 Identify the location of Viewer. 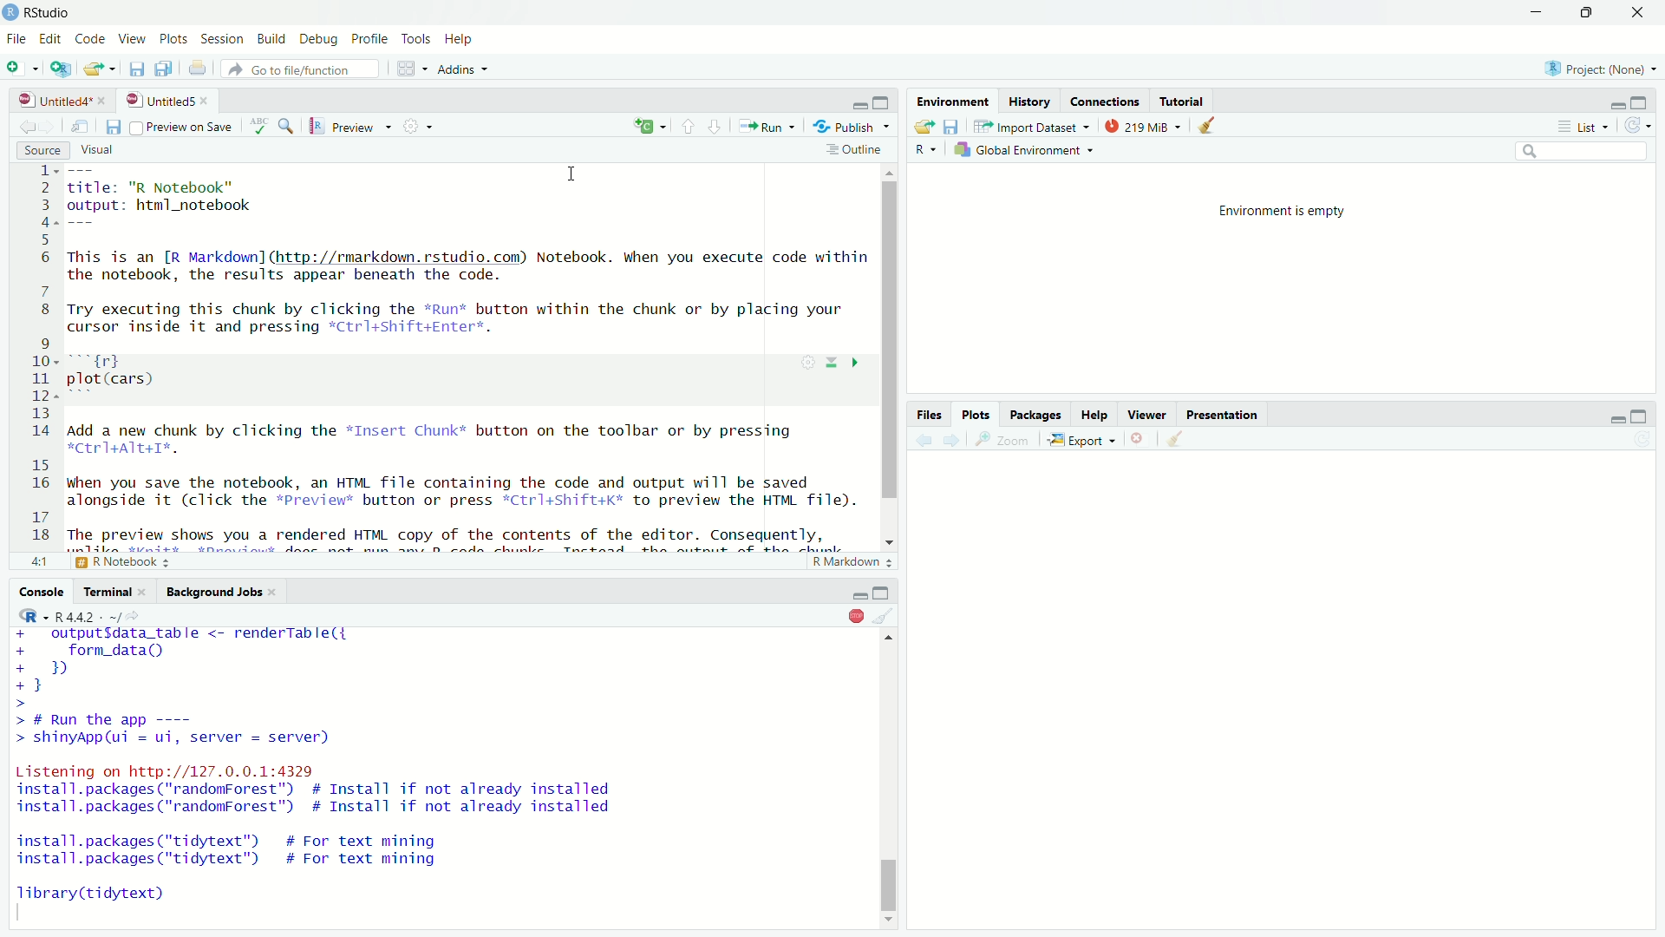
(1146, 415).